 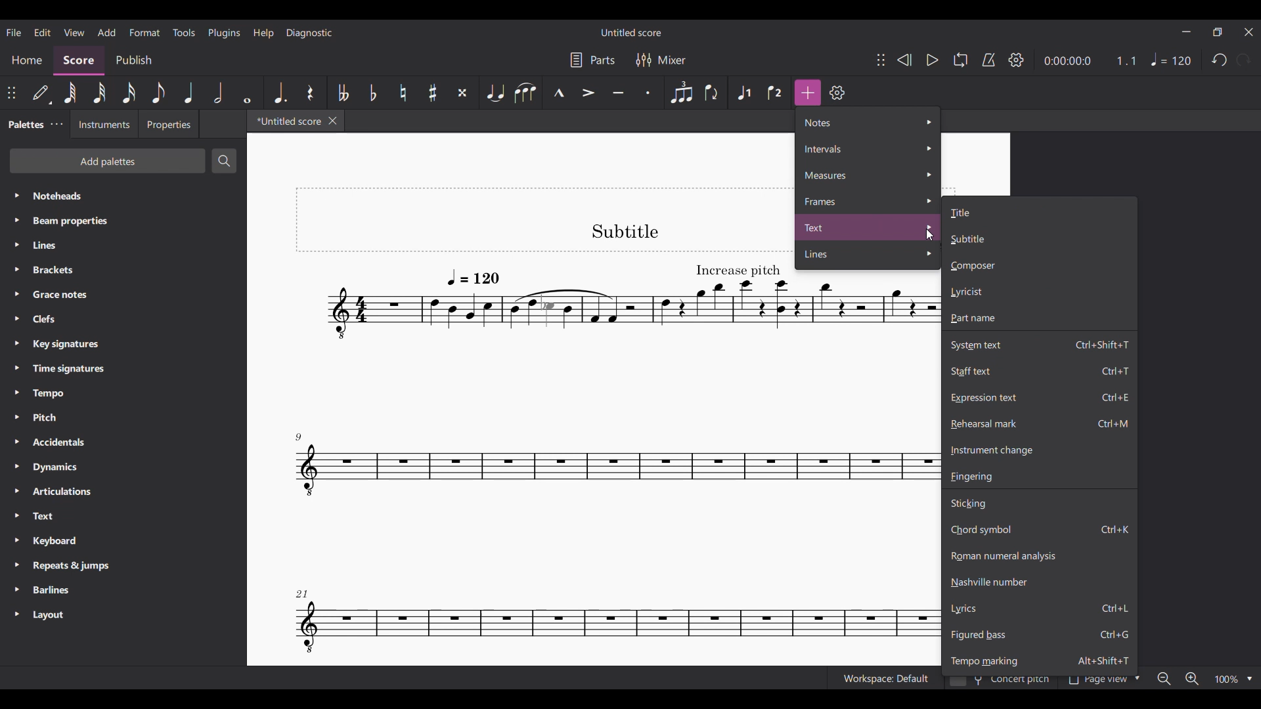 What do you see at coordinates (1039, 502) in the screenshot?
I see `Sticking` at bounding box center [1039, 502].